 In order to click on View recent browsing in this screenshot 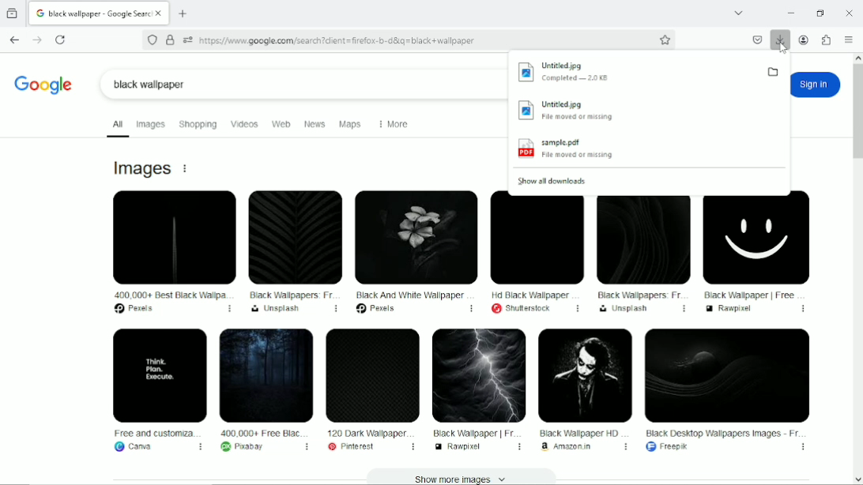, I will do `click(13, 13)`.